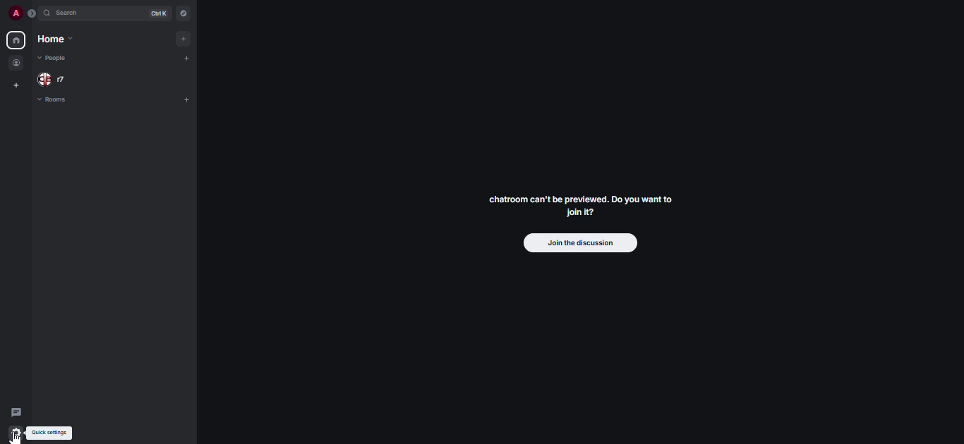 This screenshot has height=444, width=964. What do you see at coordinates (30, 13) in the screenshot?
I see `expand` at bounding box center [30, 13].